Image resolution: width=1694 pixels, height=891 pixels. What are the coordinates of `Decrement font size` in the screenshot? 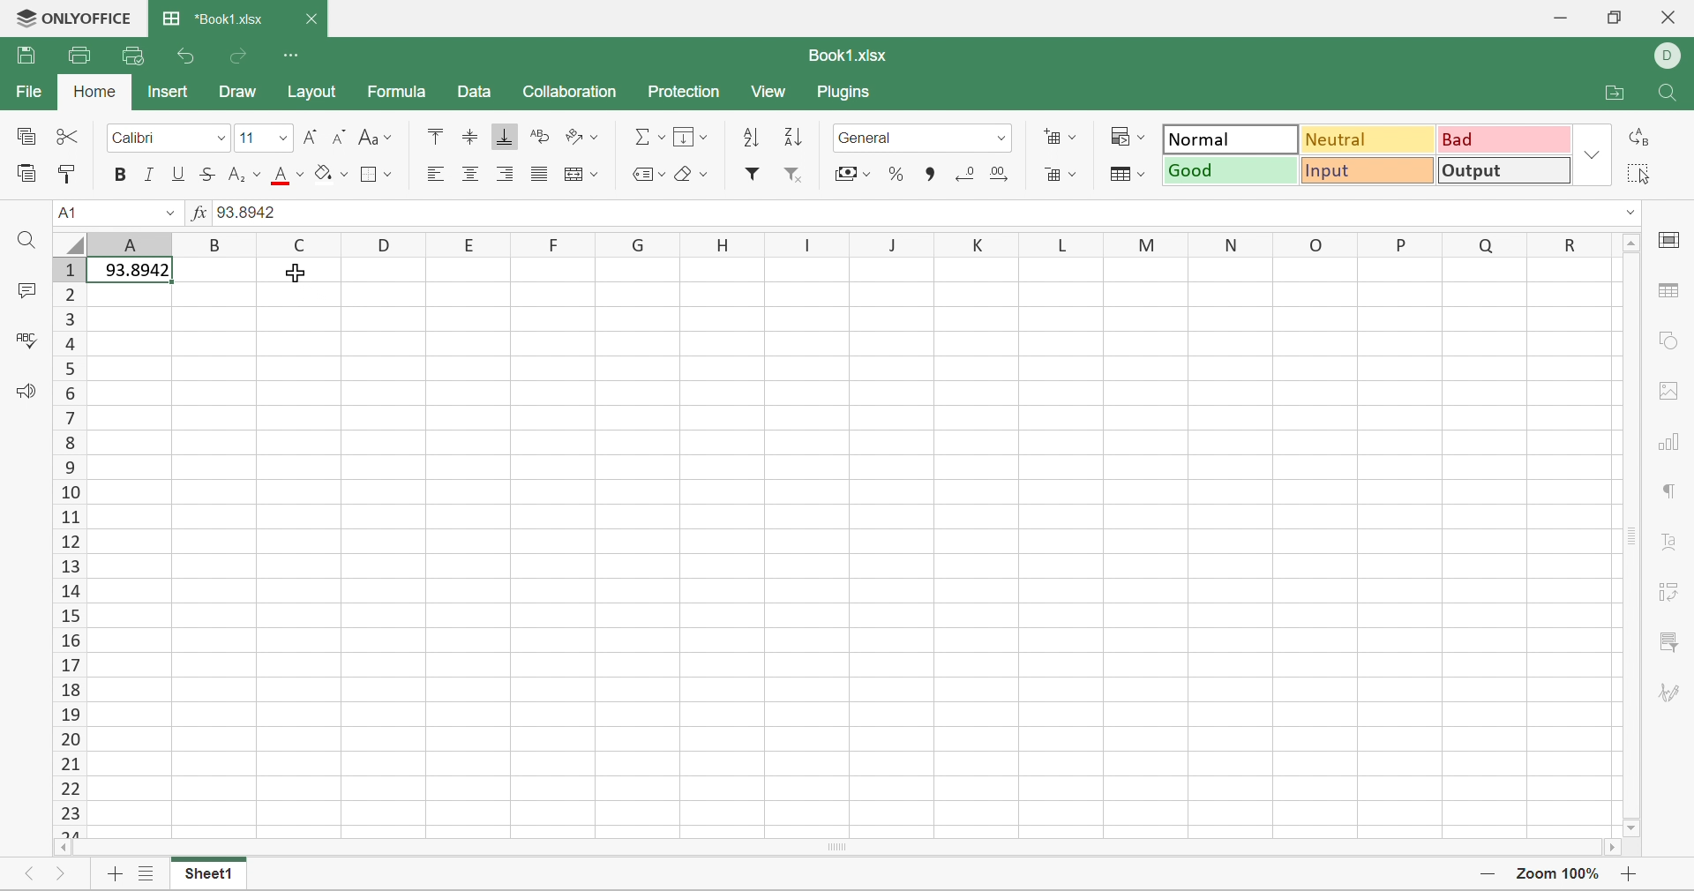 It's located at (338, 135).